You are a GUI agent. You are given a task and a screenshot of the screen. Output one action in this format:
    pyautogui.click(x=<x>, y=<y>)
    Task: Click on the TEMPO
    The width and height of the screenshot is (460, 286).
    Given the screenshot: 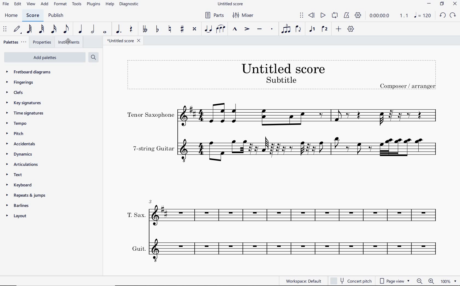 What is the action you would take?
    pyautogui.click(x=16, y=123)
    